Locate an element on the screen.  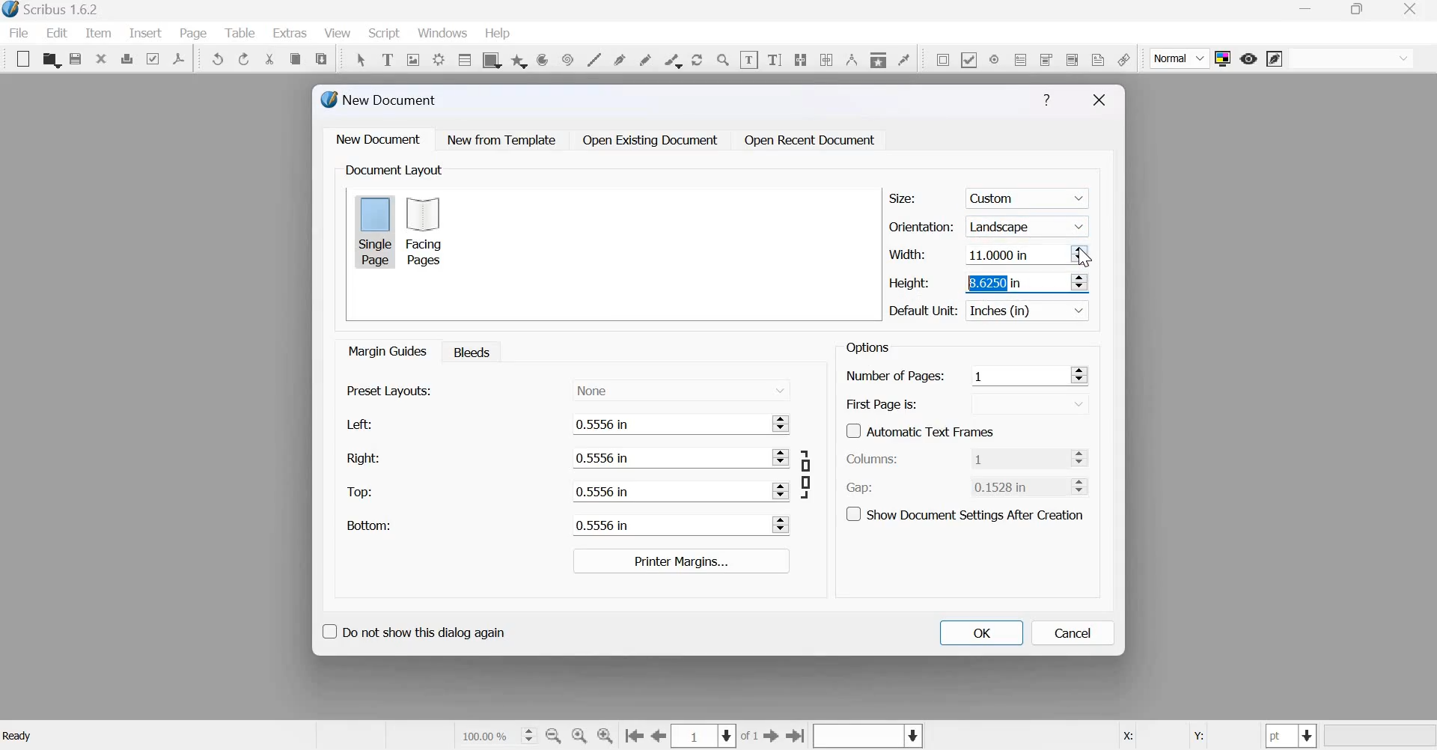
calligraphic line is located at coordinates (671, 59).